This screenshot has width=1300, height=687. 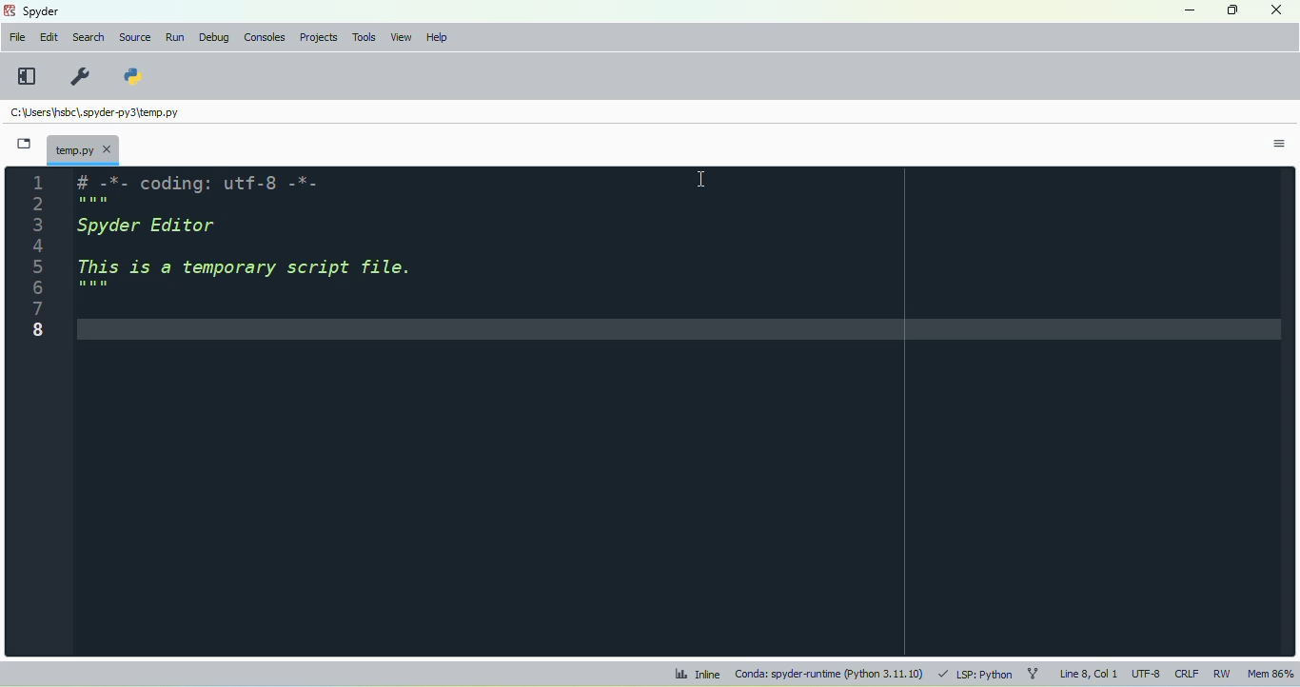 What do you see at coordinates (214, 37) in the screenshot?
I see `debug` at bounding box center [214, 37].